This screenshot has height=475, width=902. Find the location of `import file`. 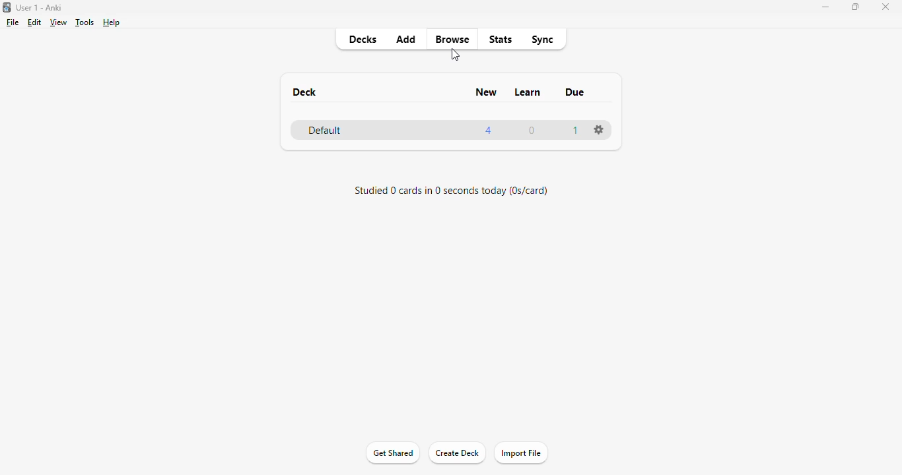

import file is located at coordinates (521, 453).